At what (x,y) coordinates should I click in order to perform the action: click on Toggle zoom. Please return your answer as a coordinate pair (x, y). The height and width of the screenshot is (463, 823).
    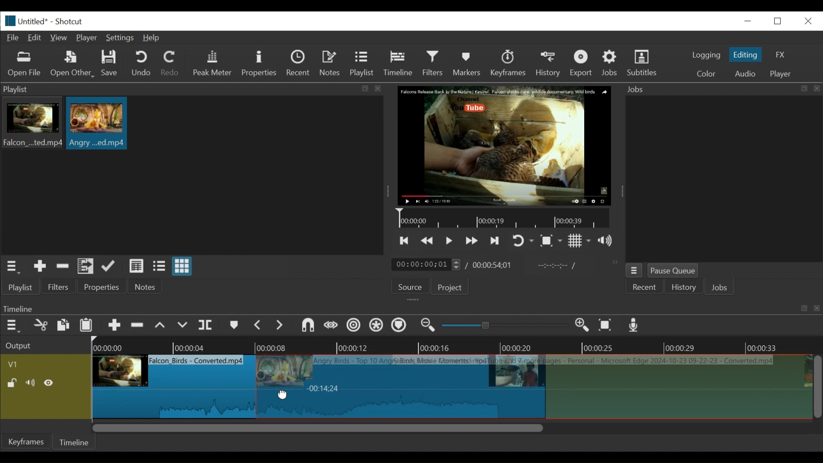
    Looking at the image, I should click on (551, 241).